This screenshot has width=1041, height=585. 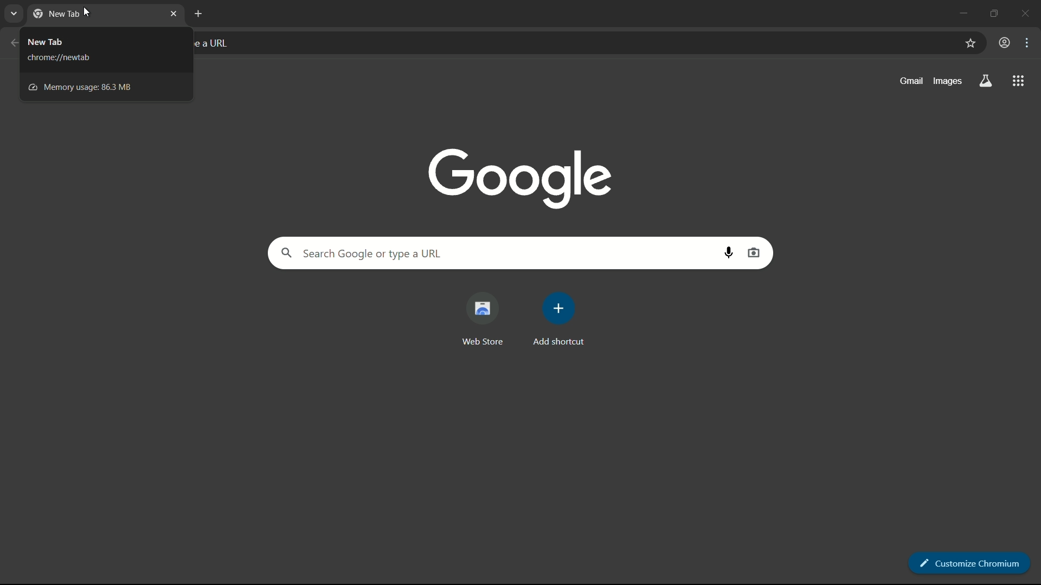 What do you see at coordinates (970, 43) in the screenshot?
I see `bookmark this tab` at bounding box center [970, 43].